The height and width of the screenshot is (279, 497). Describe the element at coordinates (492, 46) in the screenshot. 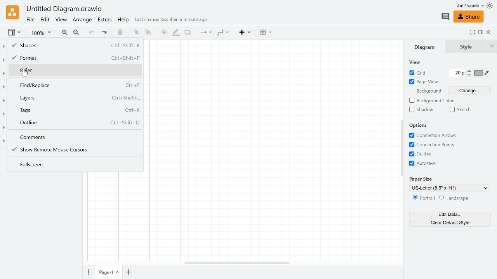

I see `Close` at that location.